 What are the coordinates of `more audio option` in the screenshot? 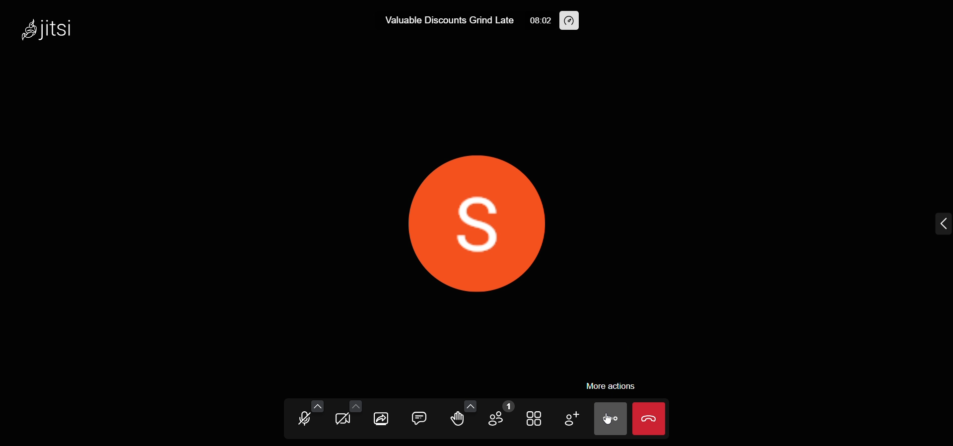 It's located at (316, 406).